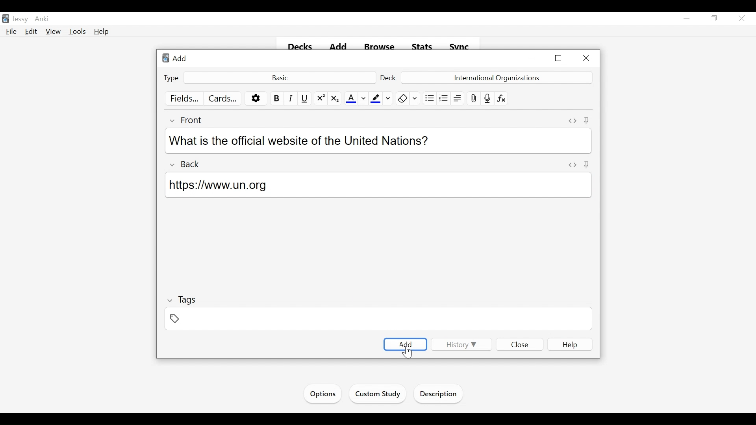 The image size is (756, 425). I want to click on Options, so click(323, 394).